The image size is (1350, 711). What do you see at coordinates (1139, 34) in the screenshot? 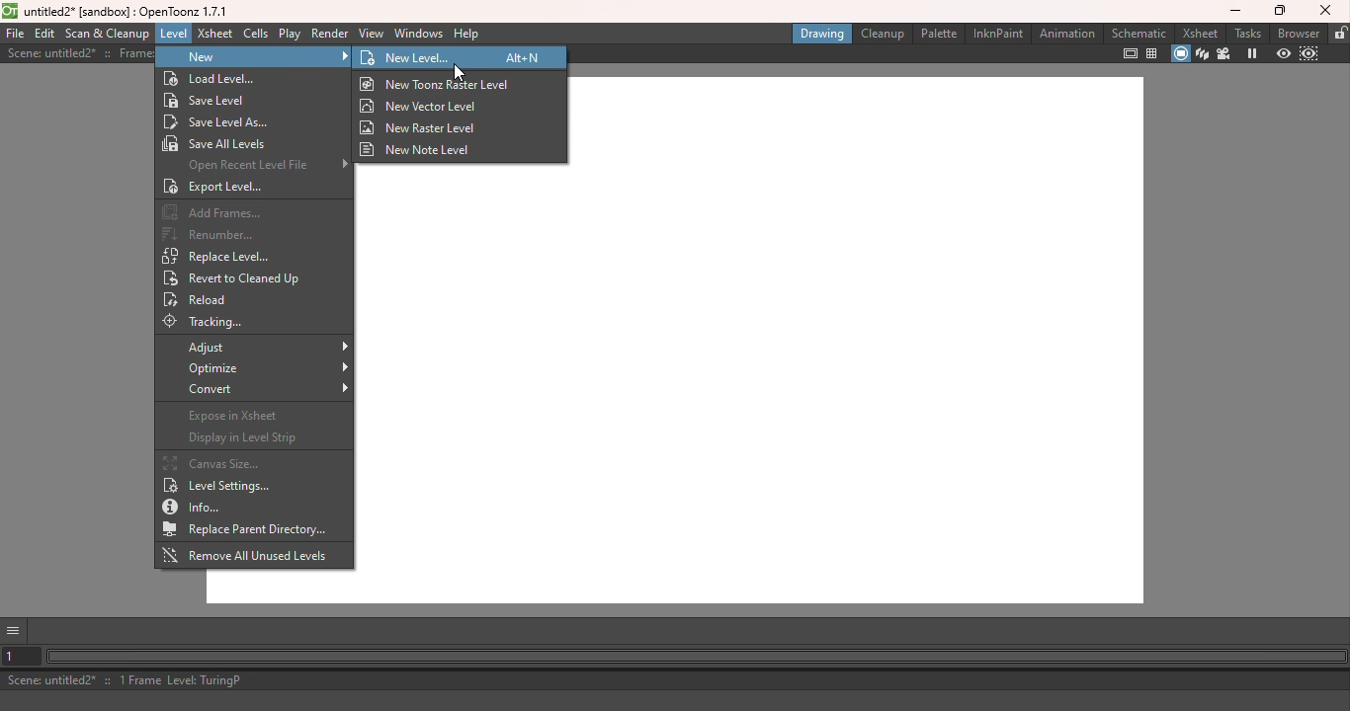
I see `Schematic` at bounding box center [1139, 34].